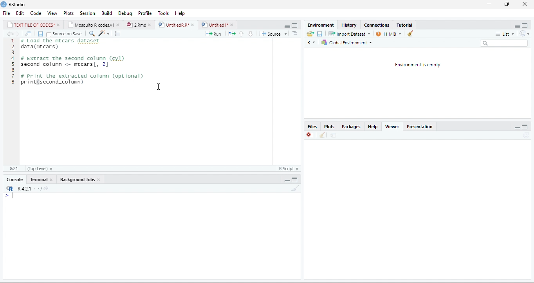 The height and width of the screenshot is (283, 534). I want to click on cursor, so click(159, 86).